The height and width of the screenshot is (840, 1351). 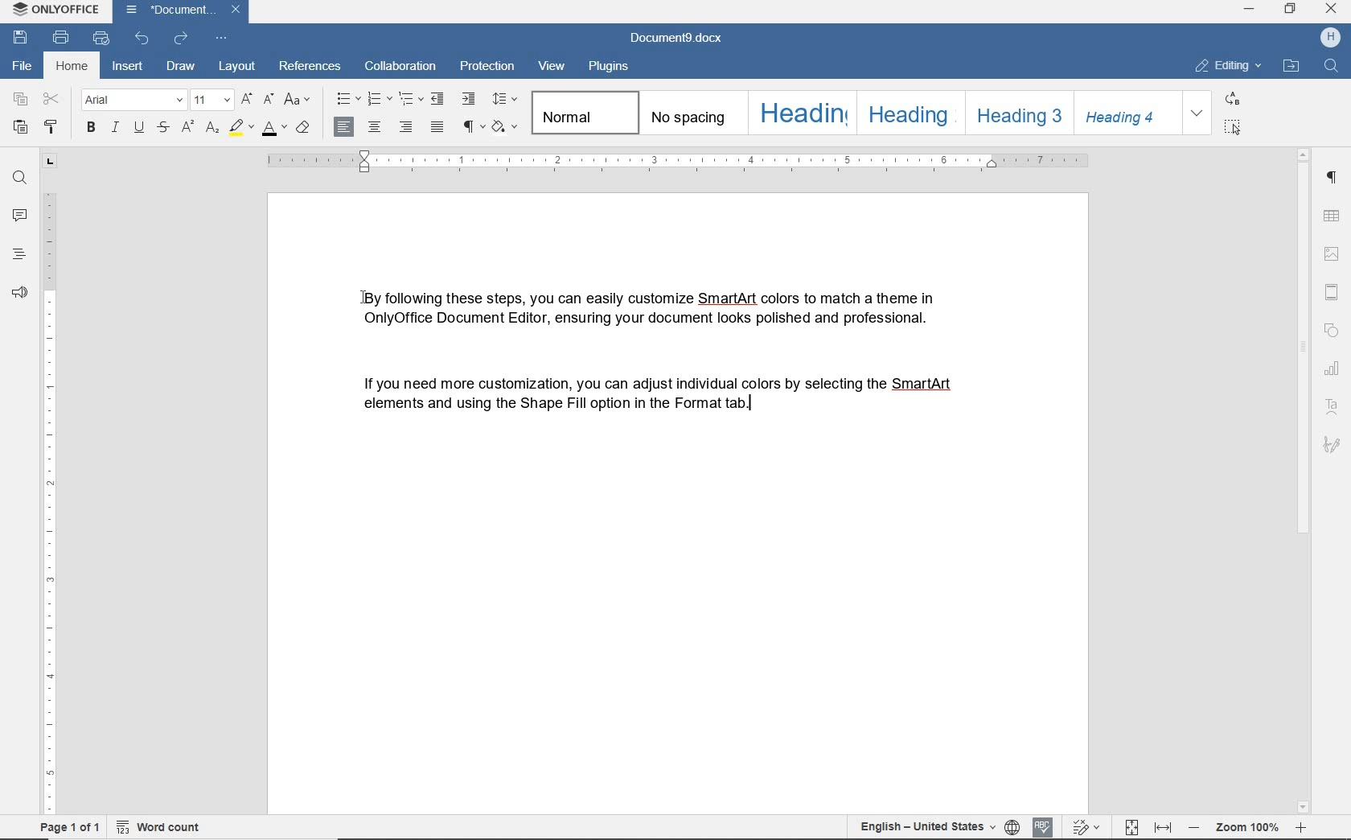 I want to click on comments, so click(x=19, y=218).